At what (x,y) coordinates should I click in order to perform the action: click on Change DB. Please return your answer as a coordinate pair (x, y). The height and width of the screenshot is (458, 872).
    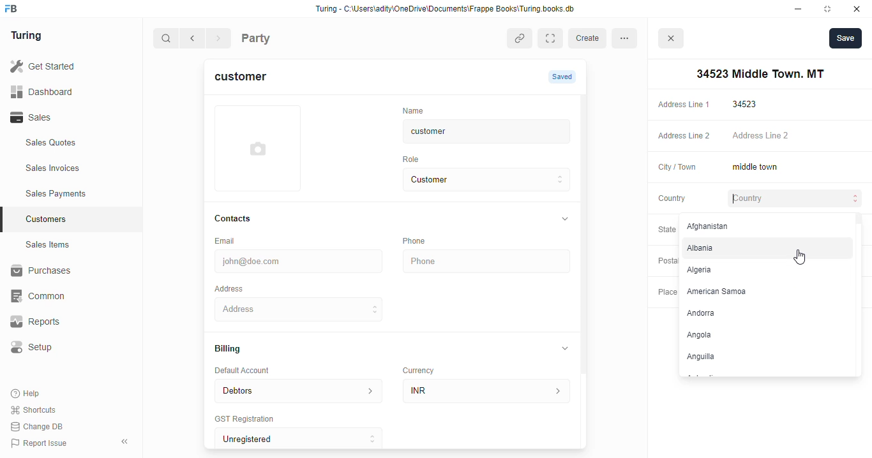
    Looking at the image, I should click on (40, 426).